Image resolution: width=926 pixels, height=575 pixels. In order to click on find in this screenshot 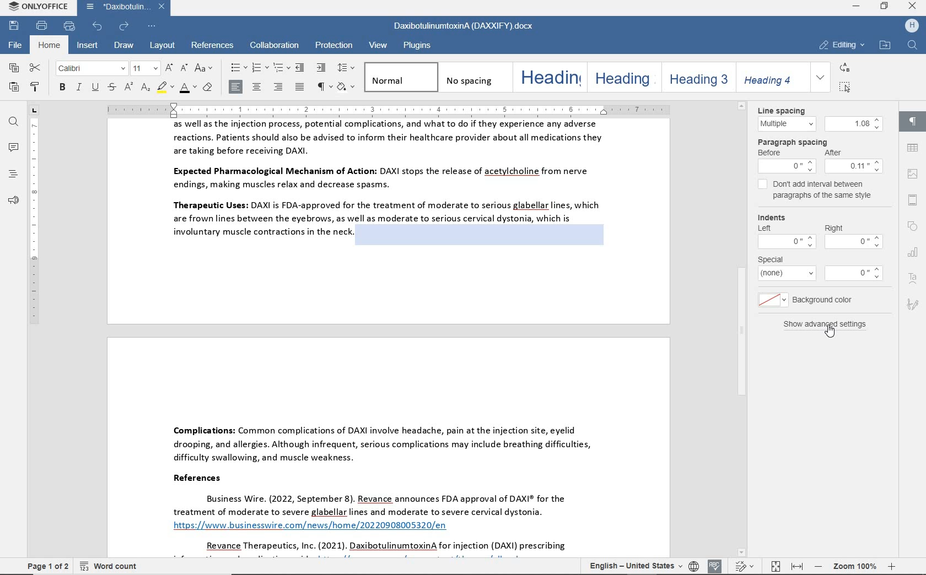, I will do `click(14, 123)`.